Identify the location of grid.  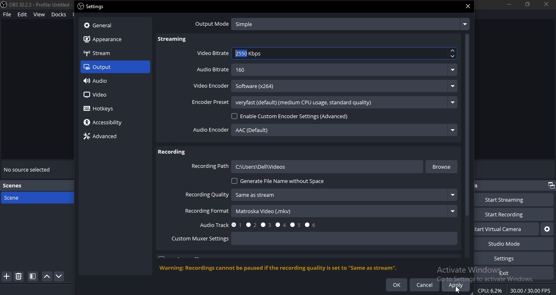
(35, 276).